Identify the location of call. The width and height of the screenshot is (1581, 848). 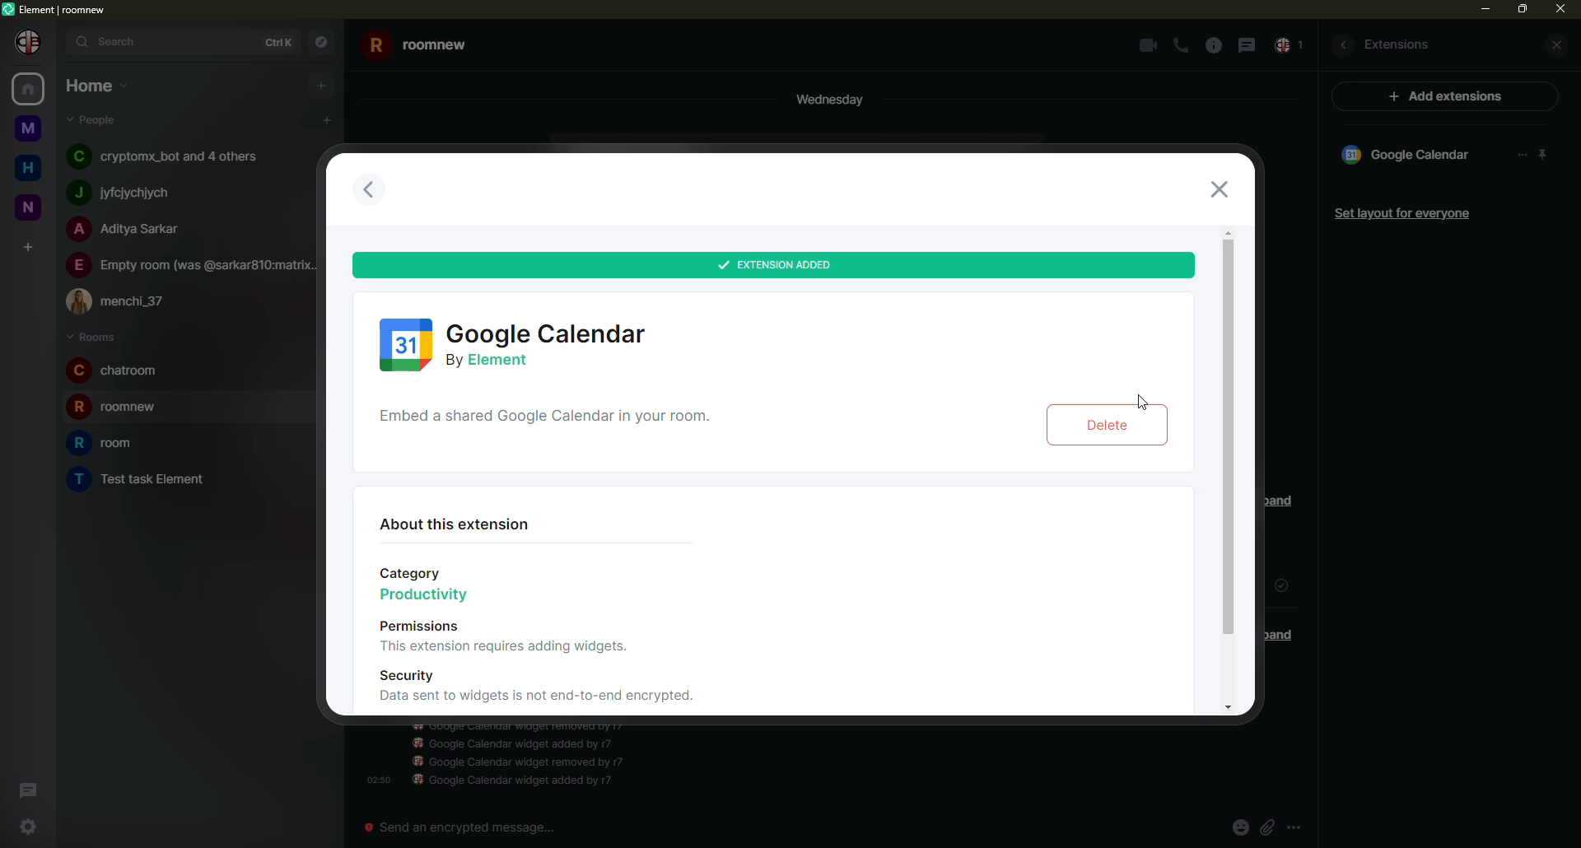
(1182, 46).